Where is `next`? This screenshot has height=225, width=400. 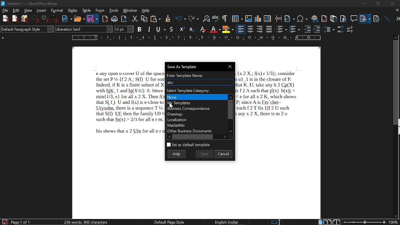 next is located at coordinates (396, 19).